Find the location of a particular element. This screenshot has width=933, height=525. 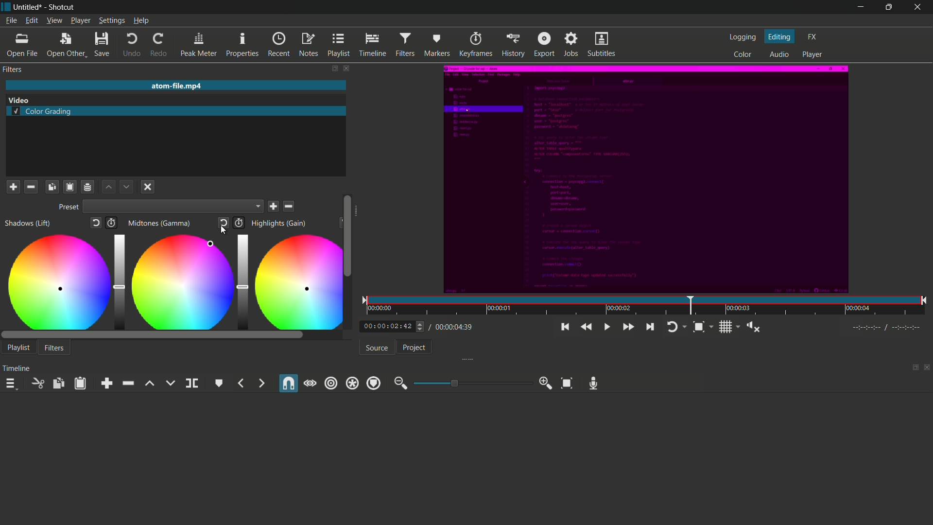

color is located at coordinates (743, 54).